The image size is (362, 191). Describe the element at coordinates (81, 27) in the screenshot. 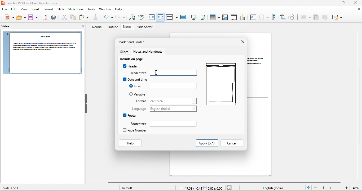

I see `close` at that location.